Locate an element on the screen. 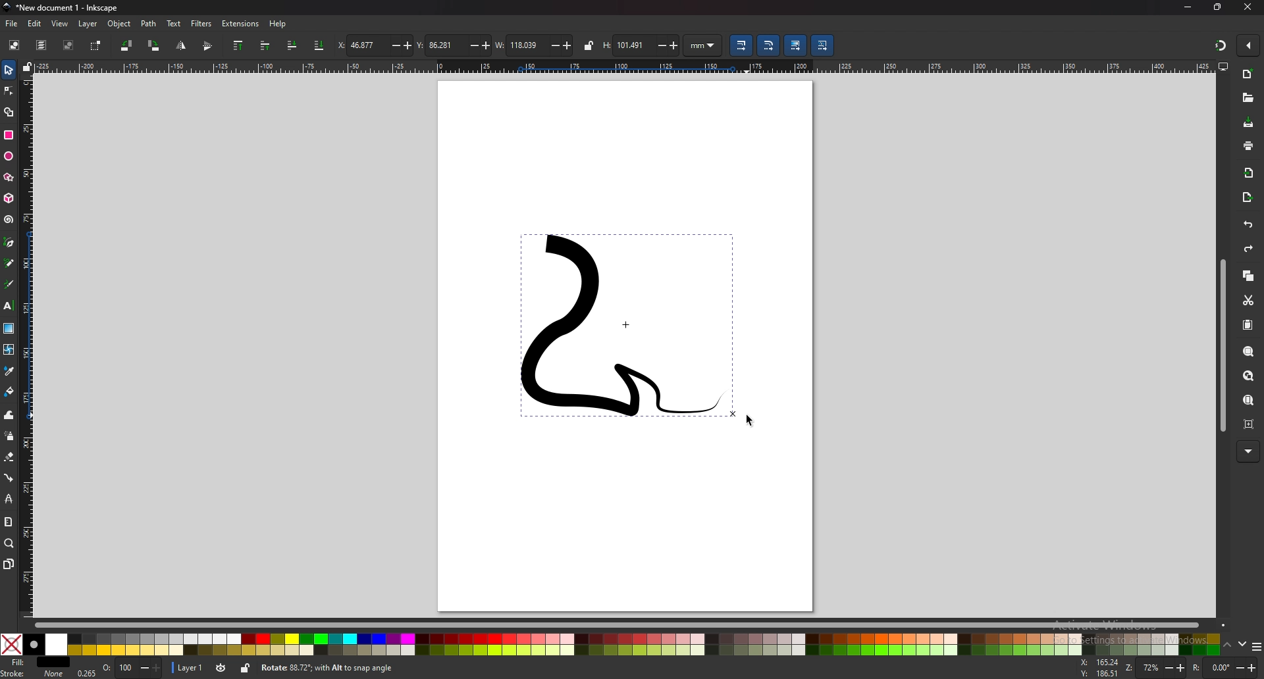 This screenshot has height=679, width=1264. layer is located at coordinates (188, 667).